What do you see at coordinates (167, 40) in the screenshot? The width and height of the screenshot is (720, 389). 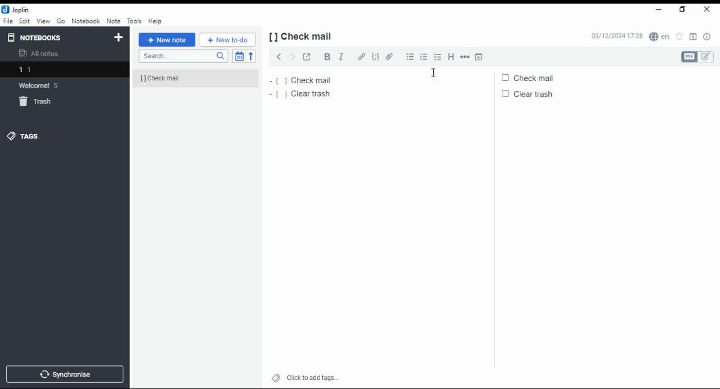 I see `new note` at bounding box center [167, 40].